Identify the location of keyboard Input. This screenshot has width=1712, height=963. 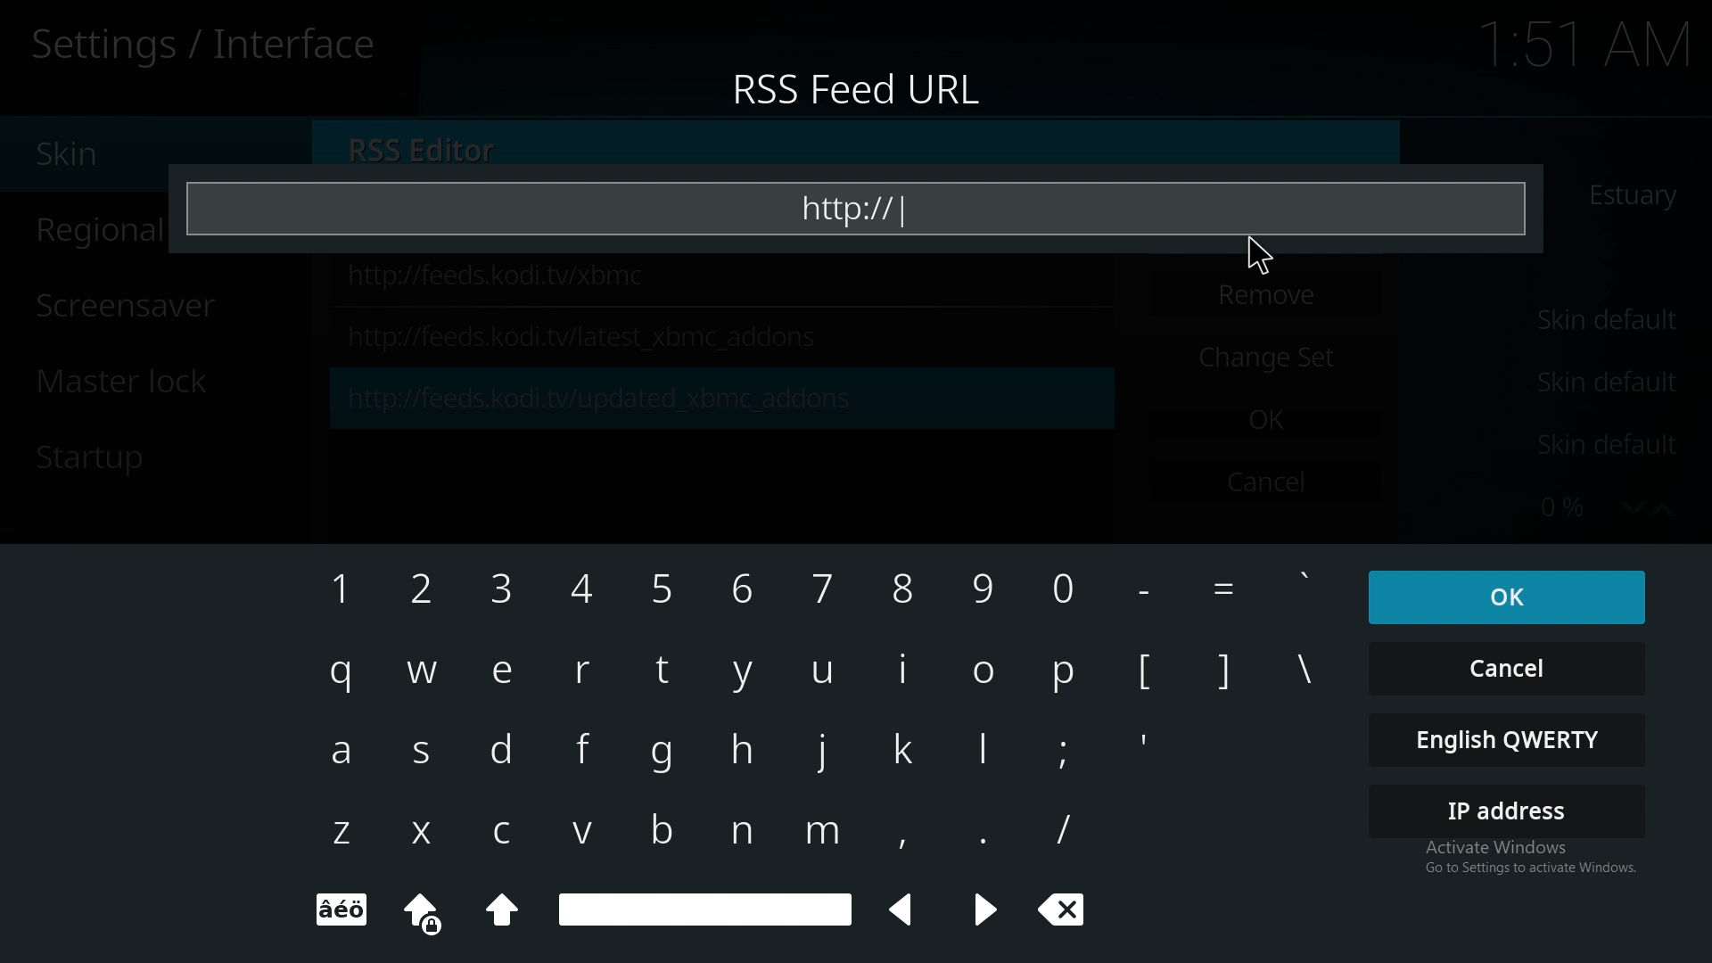
(989, 909).